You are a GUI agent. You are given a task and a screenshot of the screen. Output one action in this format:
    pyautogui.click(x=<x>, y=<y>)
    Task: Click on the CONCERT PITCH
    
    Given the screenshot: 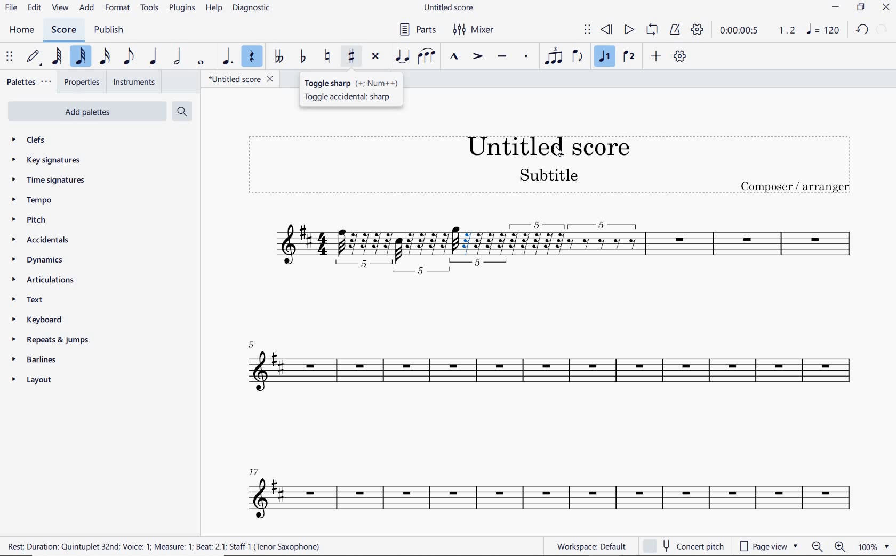 What is the action you would take?
    pyautogui.click(x=683, y=547)
    